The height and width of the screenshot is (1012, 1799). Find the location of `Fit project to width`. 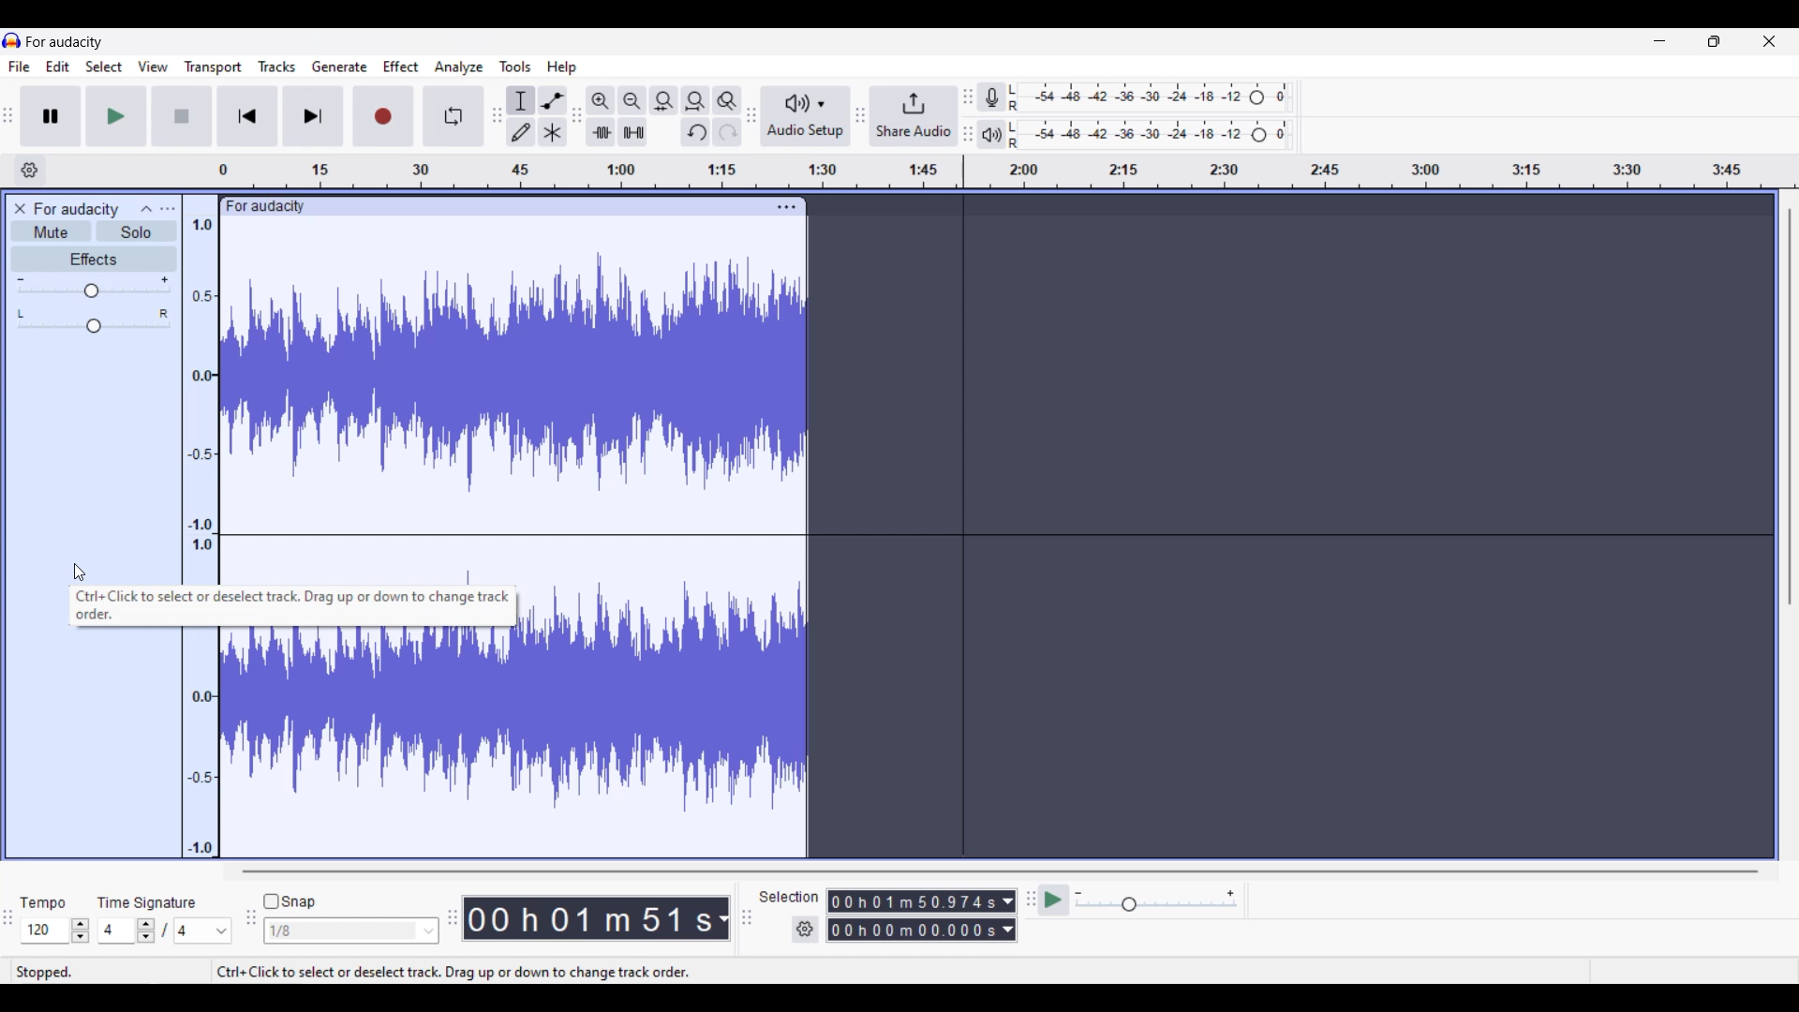

Fit project to width is located at coordinates (696, 101).